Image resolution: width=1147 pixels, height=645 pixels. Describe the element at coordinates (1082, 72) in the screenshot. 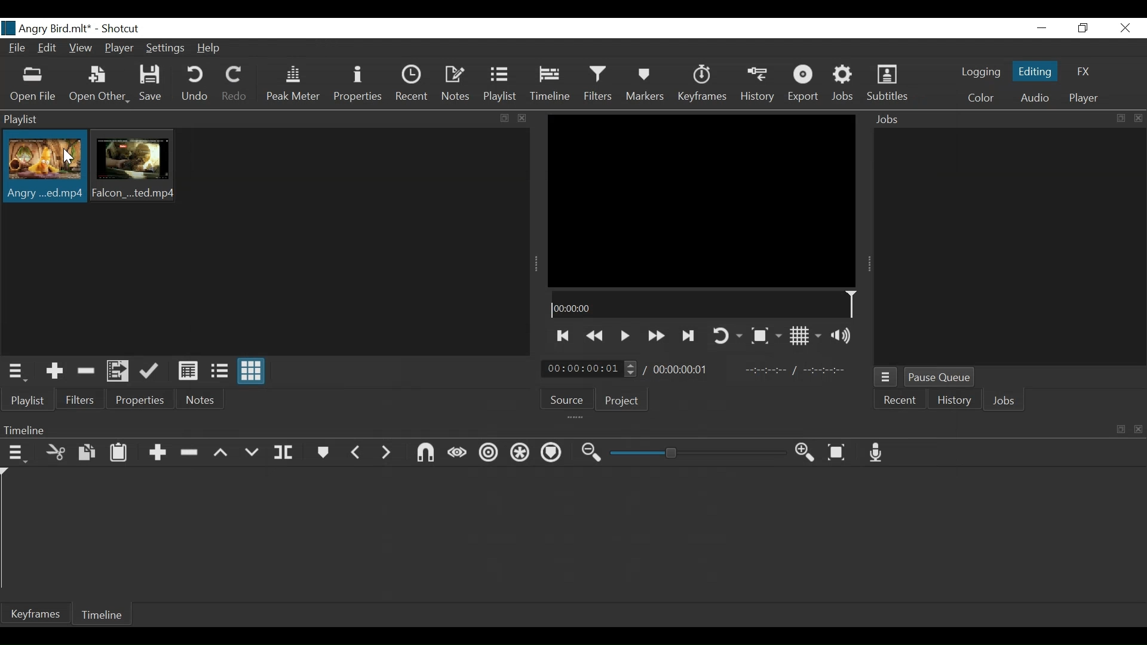

I see `FX` at that location.